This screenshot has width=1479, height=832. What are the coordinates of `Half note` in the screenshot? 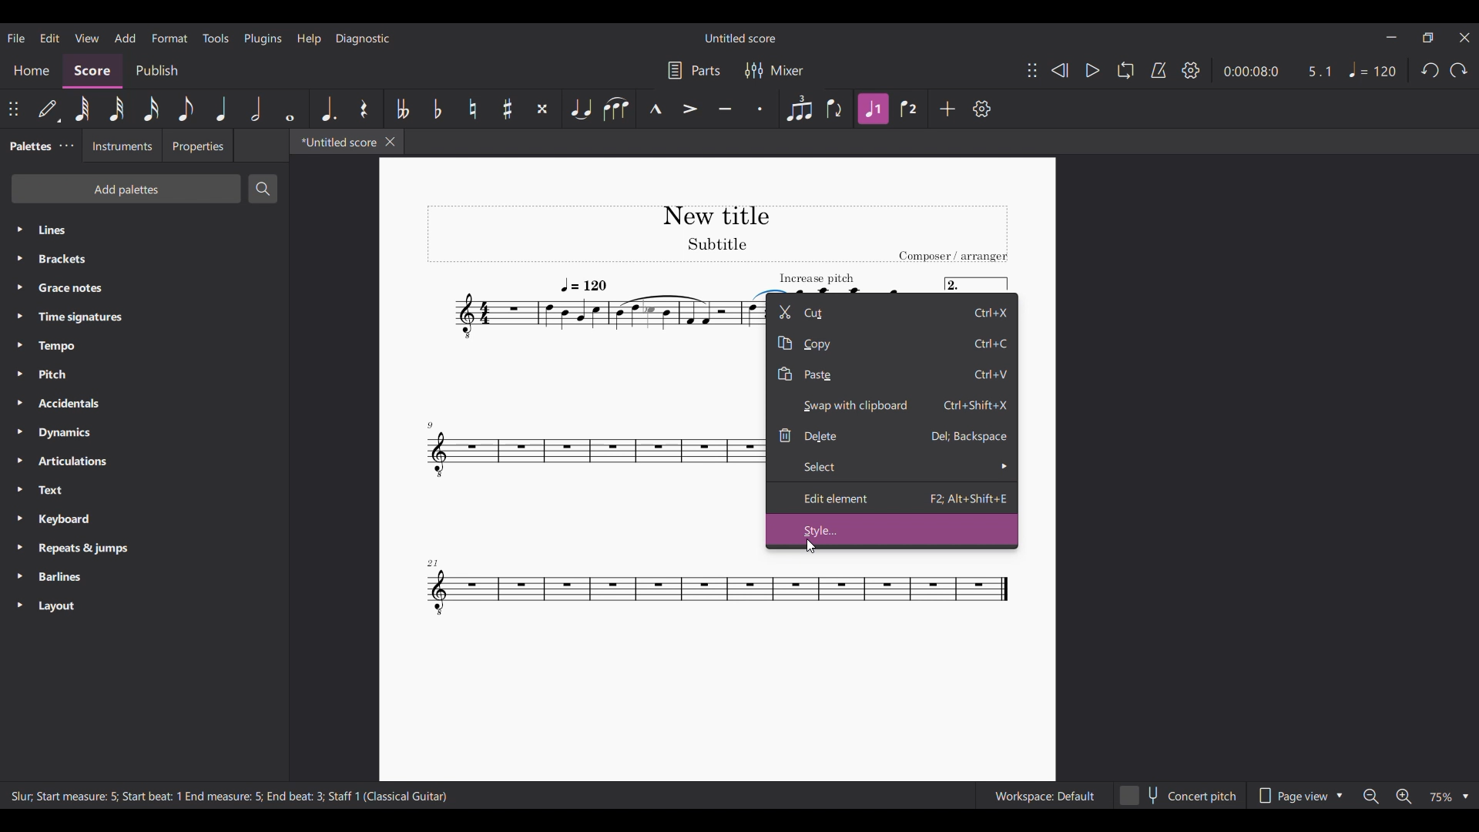 It's located at (254, 109).